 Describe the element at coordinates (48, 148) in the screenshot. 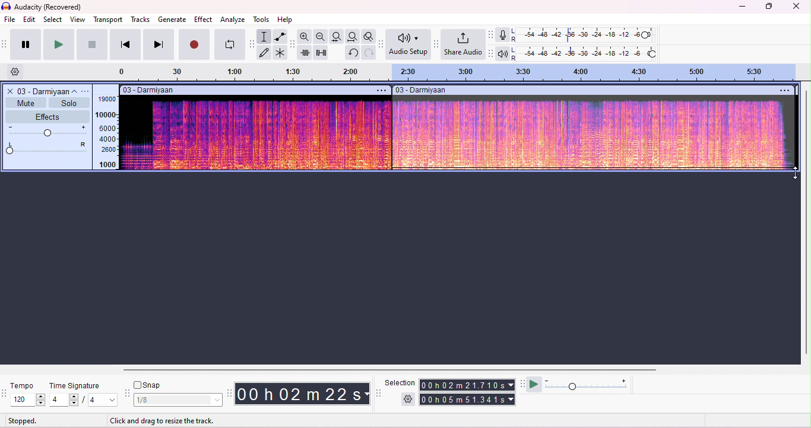

I see `pan` at that location.